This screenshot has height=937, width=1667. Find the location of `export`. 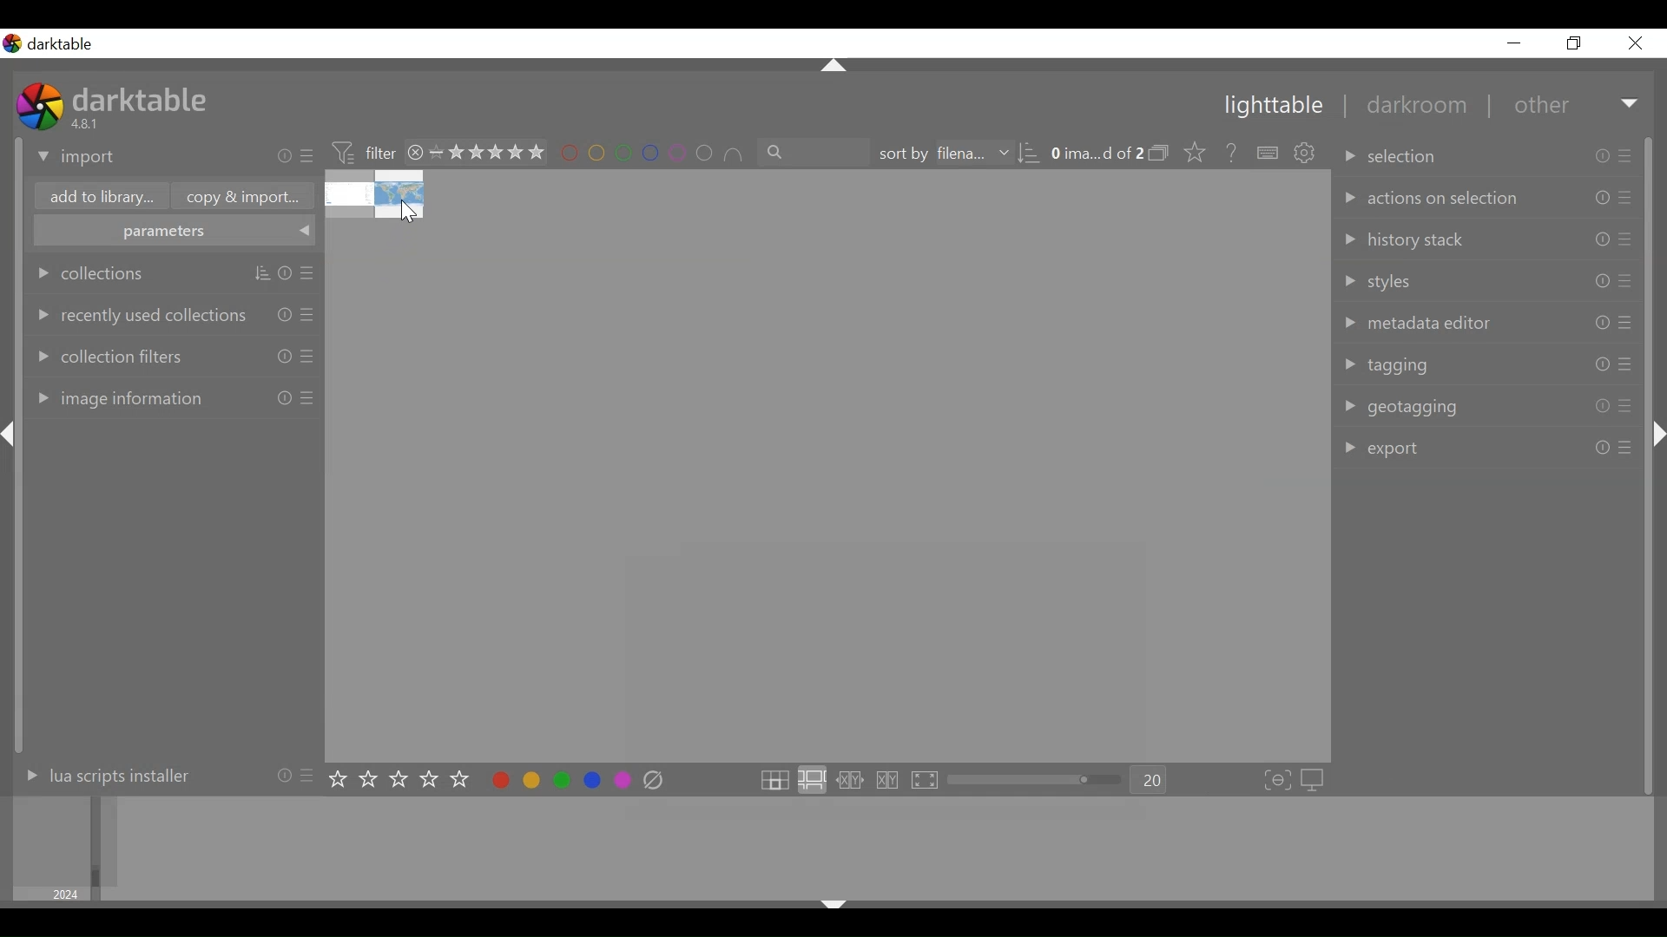

export is located at coordinates (1444, 449).